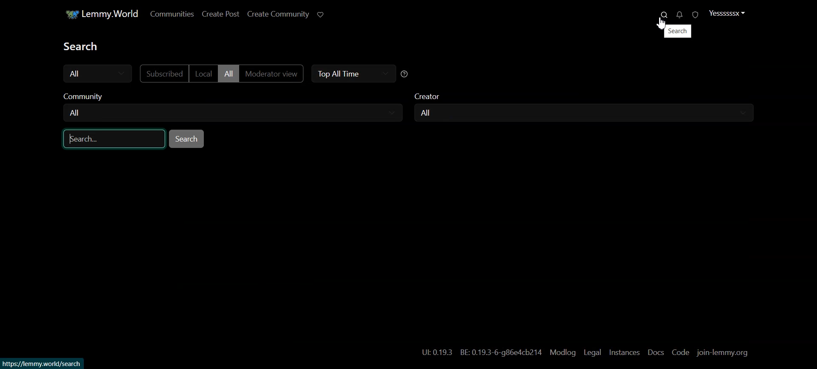 This screenshot has width=817, height=369. Describe the element at coordinates (87, 96) in the screenshot. I see `community` at that location.